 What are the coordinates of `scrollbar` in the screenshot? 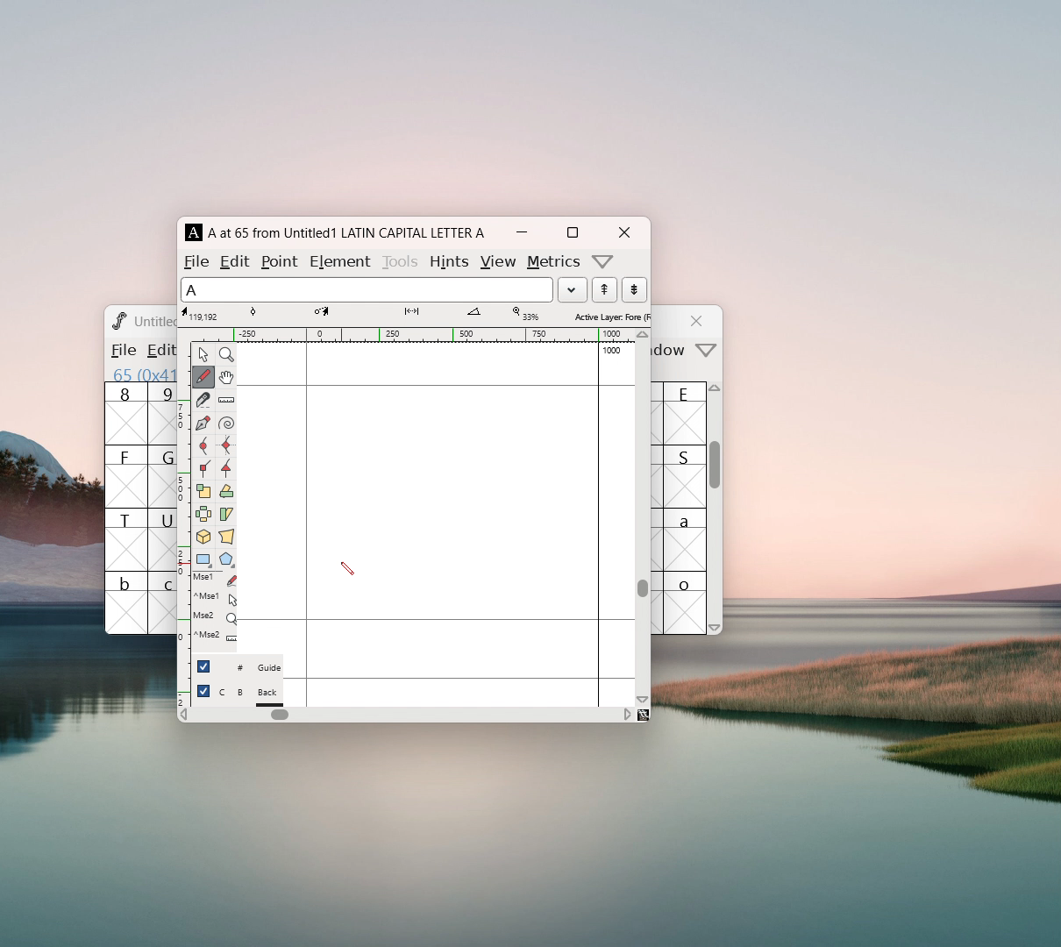 It's located at (716, 473).